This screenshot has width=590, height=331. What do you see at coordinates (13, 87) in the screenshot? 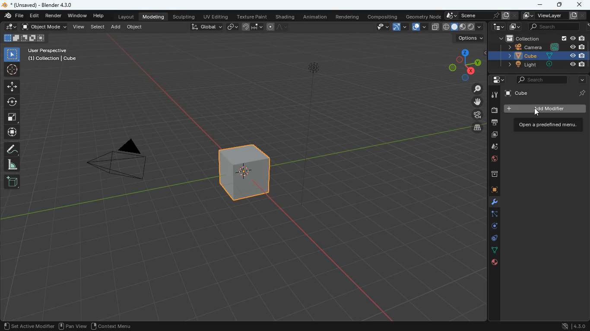
I see `move` at bounding box center [13, 87].